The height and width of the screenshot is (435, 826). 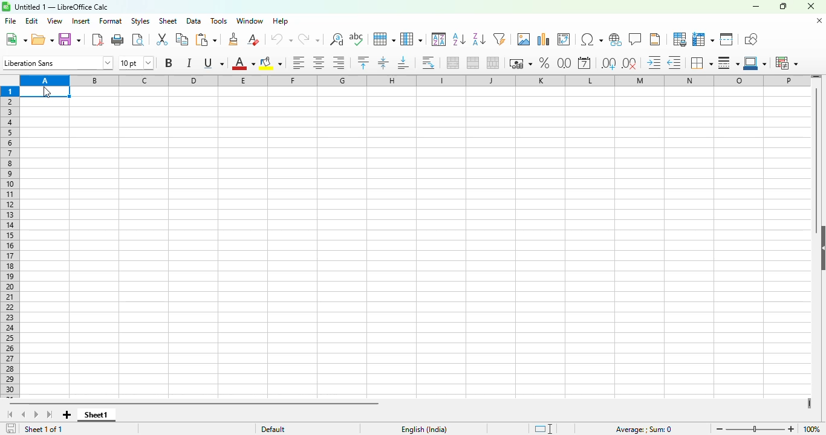 I want to click on insert special characters, so click(x=591, y=39).